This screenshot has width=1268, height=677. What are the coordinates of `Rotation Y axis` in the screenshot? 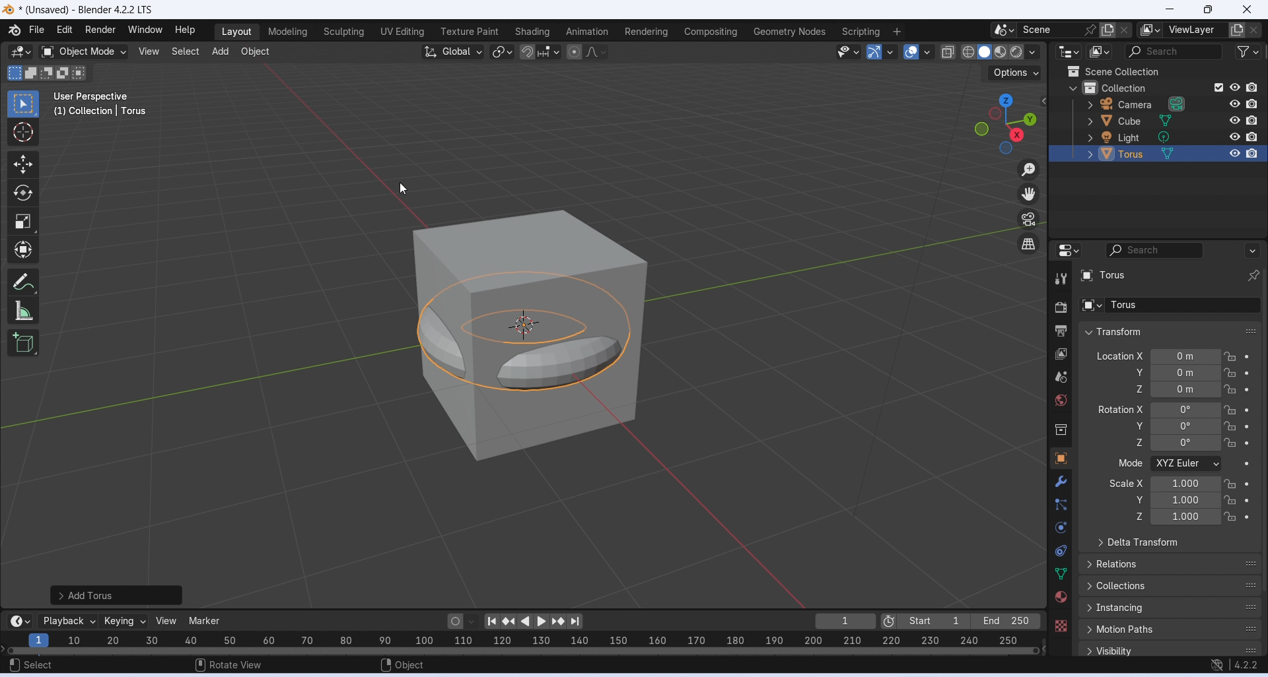 It's located at (1139, 426).